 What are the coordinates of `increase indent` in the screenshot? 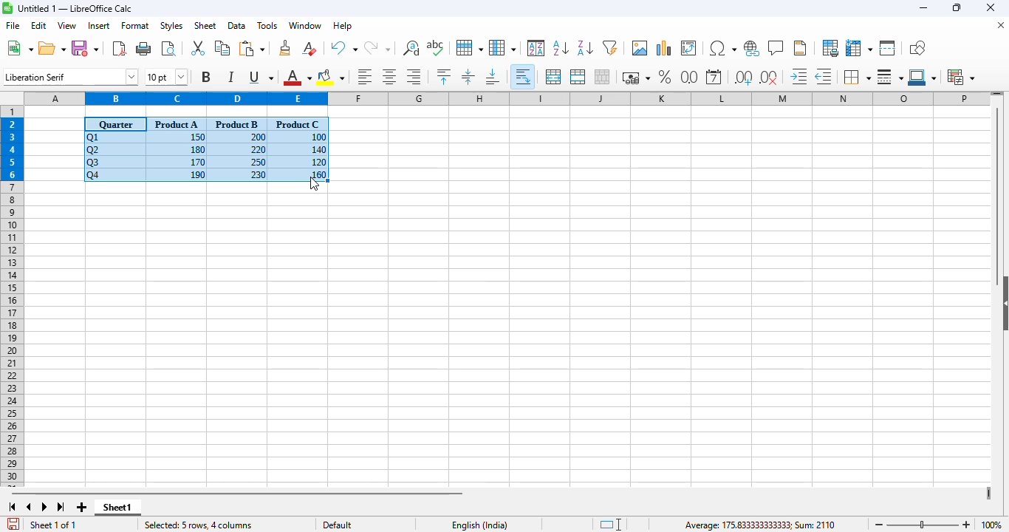 It's located at (799, 76).